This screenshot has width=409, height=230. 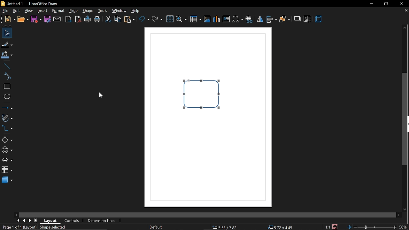 What do you see at coordinates (108, 20) in the screenshot?
I see `cut ` at bounding box center [108, 20].